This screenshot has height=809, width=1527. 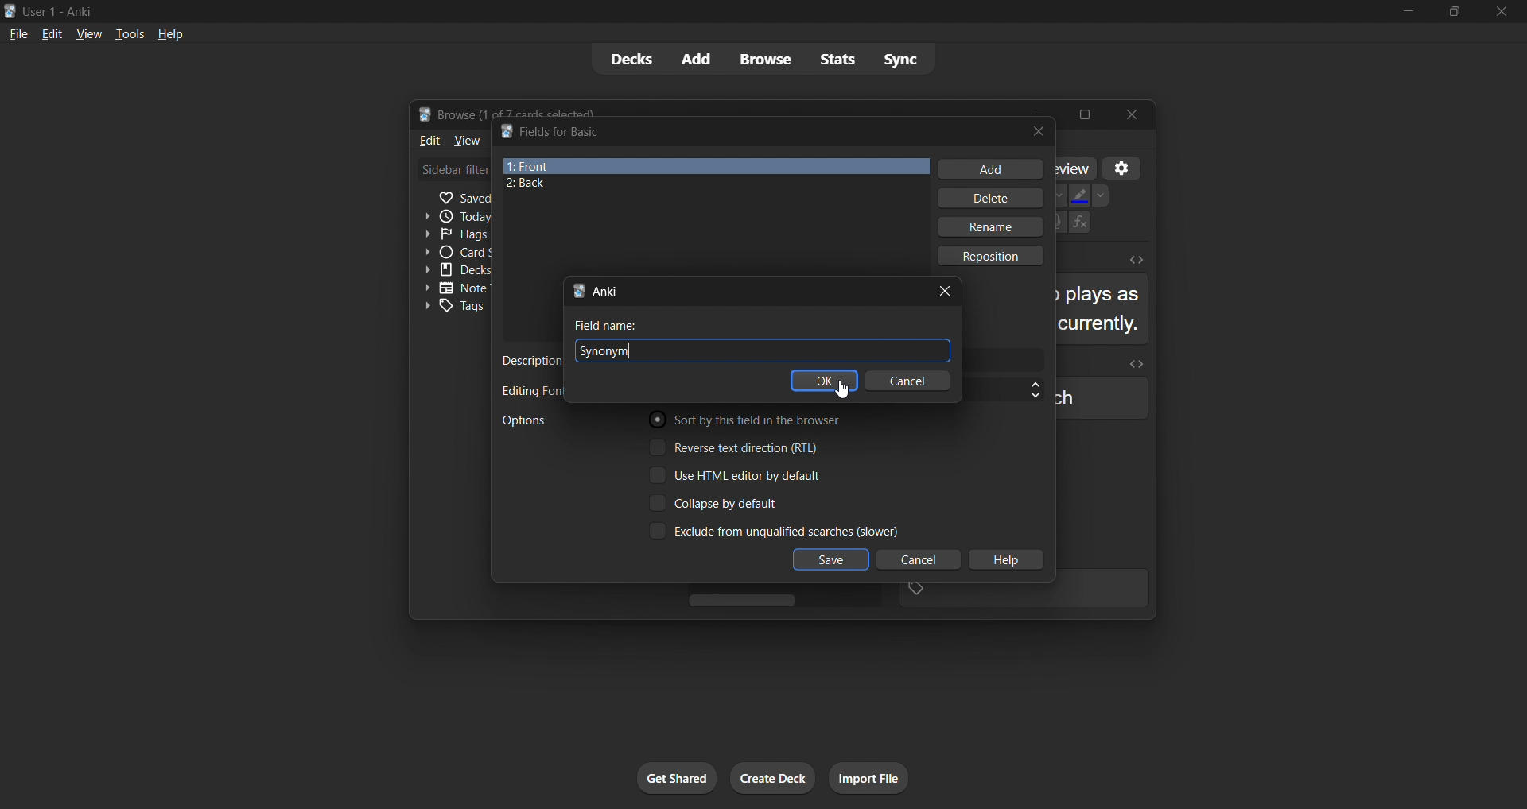 I want to click on close, so click(x=1036, y=131).